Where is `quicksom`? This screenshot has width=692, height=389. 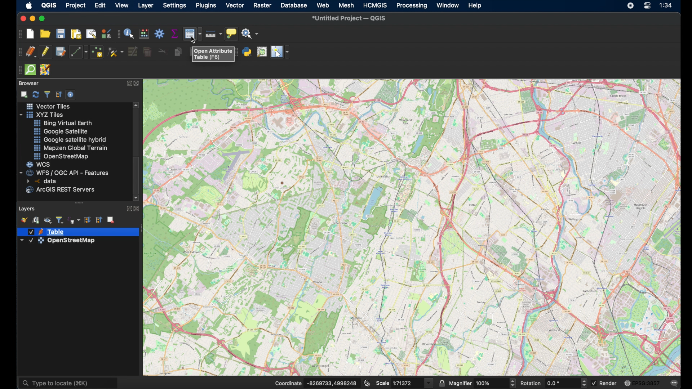 quicksom is located at coordinates (31, 70).